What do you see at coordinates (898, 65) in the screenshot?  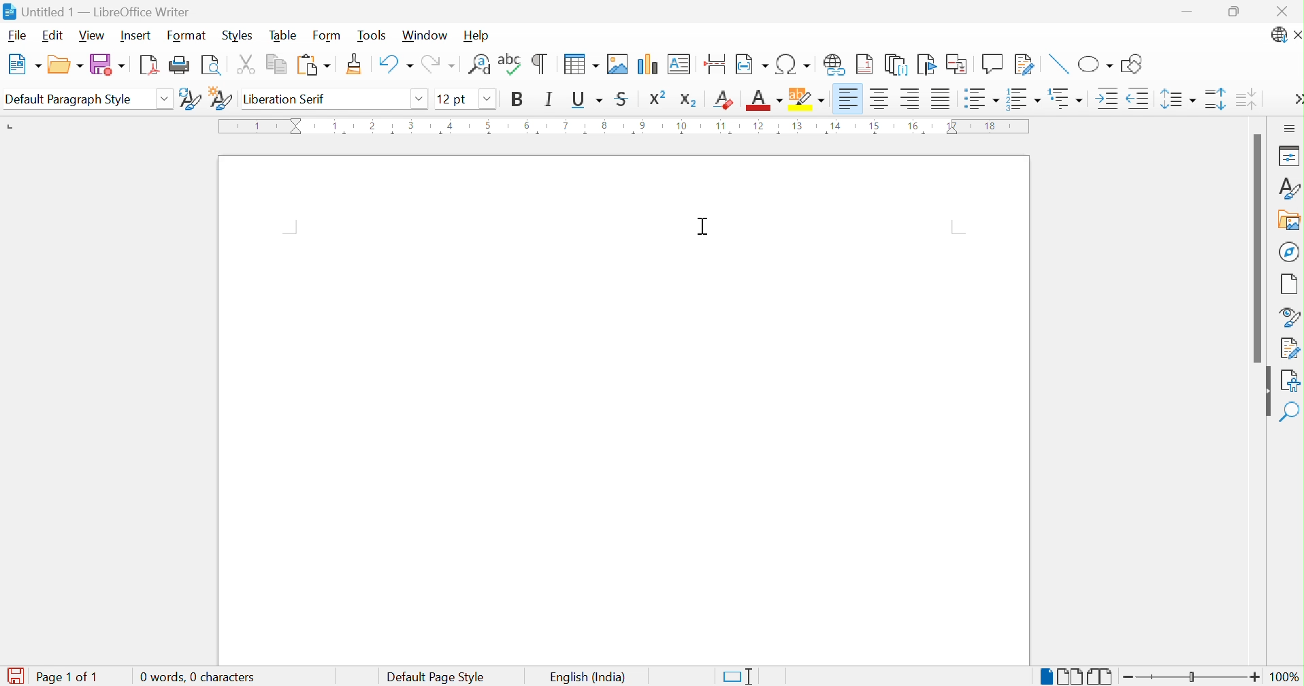 I see `Insert endnote` at bounding box center [898, 65].